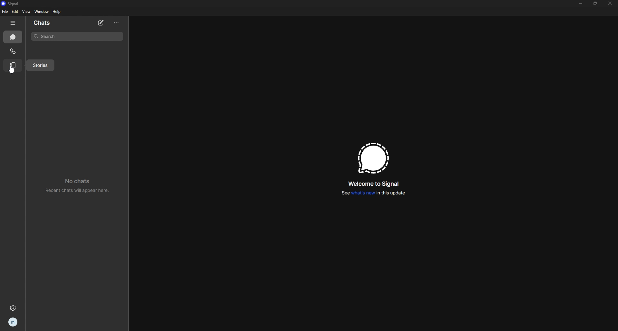 This screenshot has width=618, height=331. What do you see at coordinates (13, 66) in the screenshot?
I see `stories` at bounding box center [13, 66].